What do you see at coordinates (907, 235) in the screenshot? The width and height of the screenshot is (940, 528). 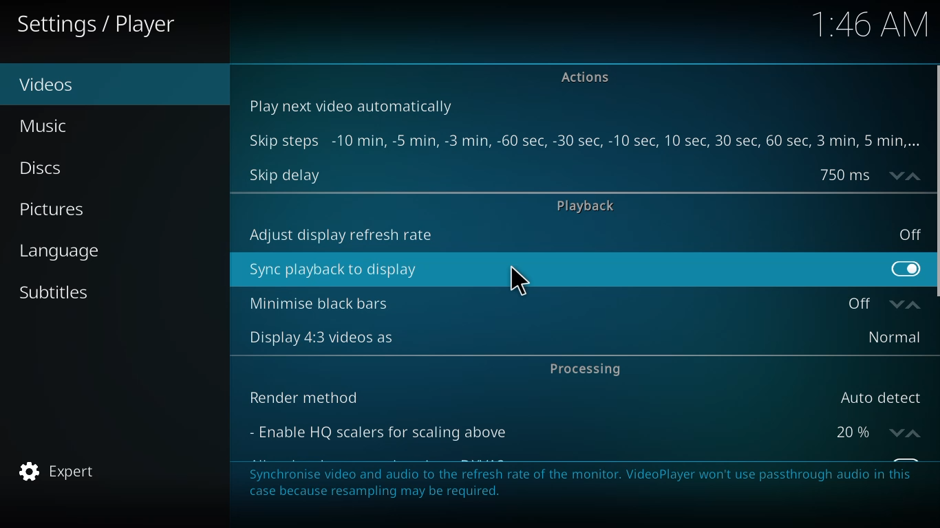 I see `off` at bounding box center [907, 235].